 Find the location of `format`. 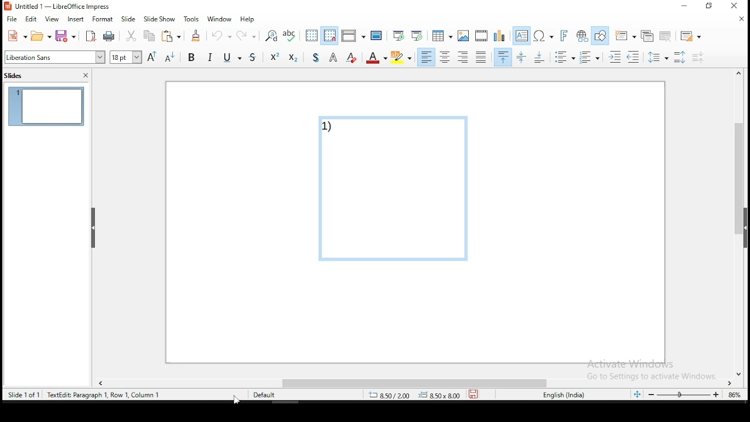

format is located at coordinates (103, 21).